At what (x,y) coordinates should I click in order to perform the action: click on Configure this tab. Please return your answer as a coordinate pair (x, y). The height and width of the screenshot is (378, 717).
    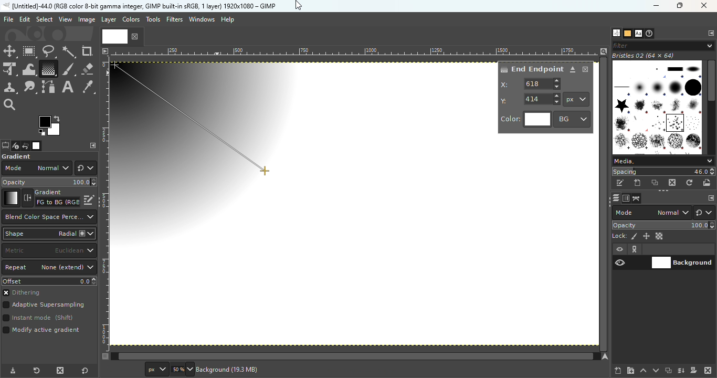
    Looking at the image, I should click on (93, 145).